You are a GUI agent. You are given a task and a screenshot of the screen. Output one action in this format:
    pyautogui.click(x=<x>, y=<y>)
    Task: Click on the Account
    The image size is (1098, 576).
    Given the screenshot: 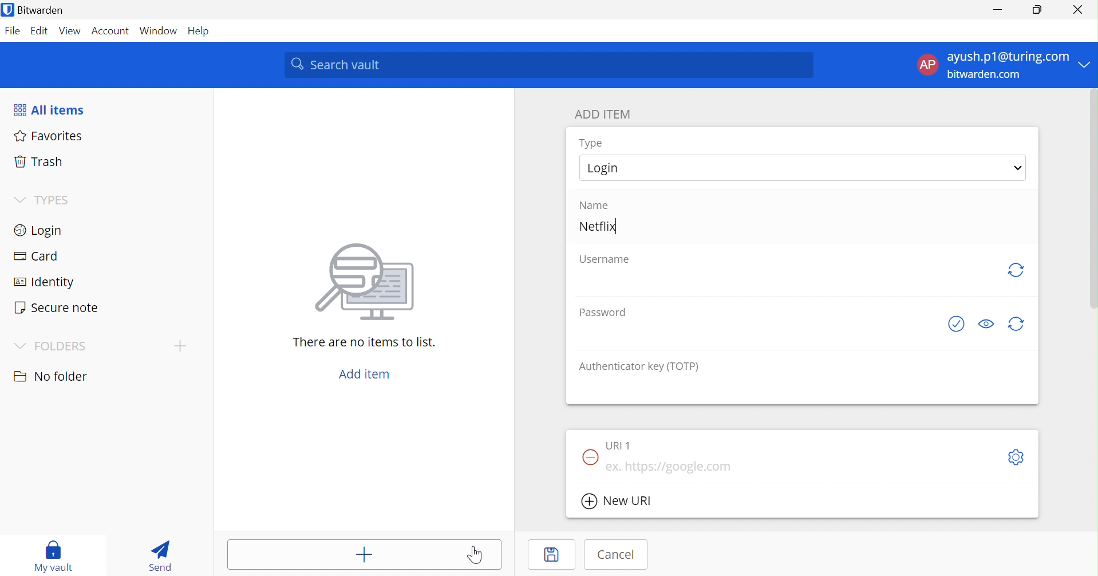 What is the action you would take?
    pyautogui.click(x=109, y=30)
    